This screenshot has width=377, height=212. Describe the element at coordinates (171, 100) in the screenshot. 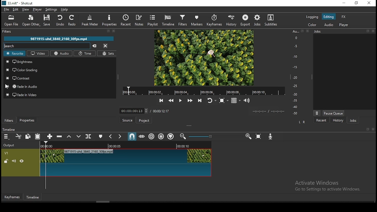

I see `play quickly backwards` at that location.